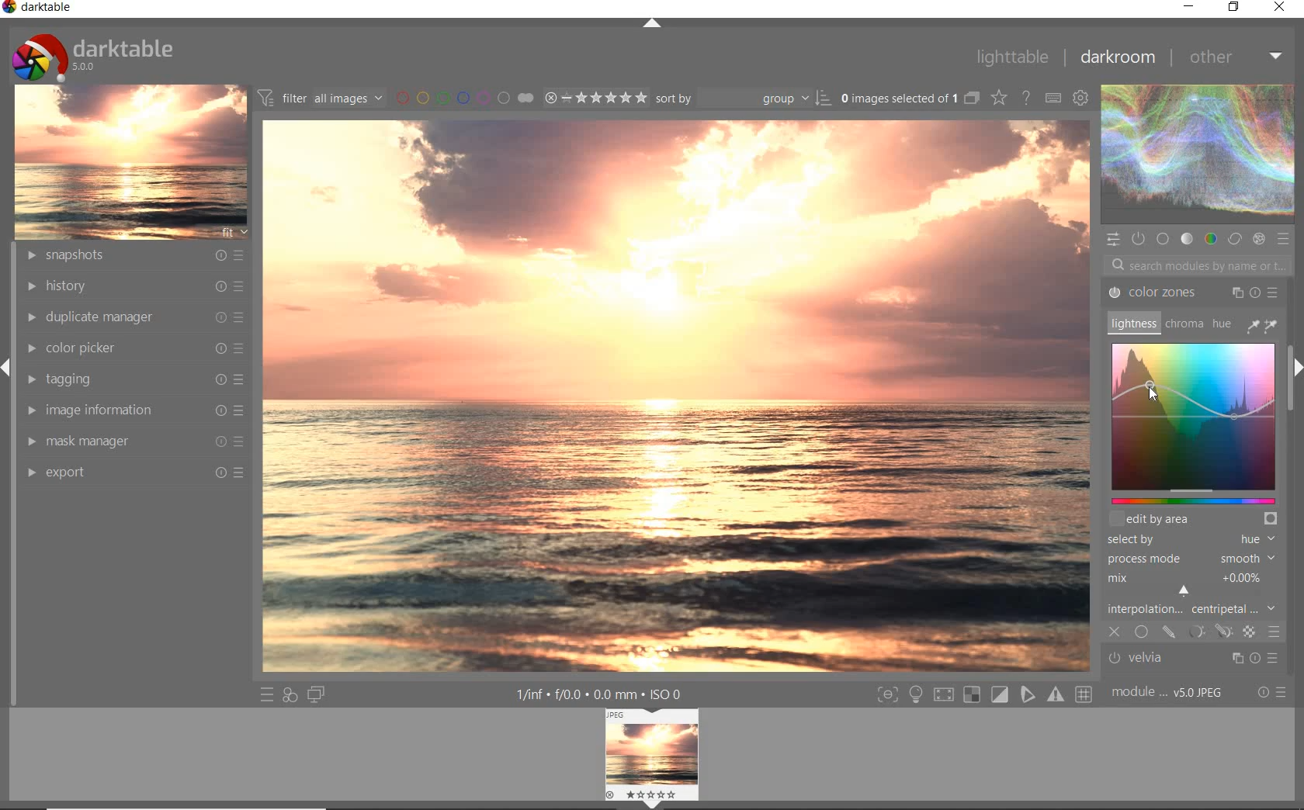 This screenshot has height=810, width=1304. Describe the element at coordinates (676, 393) in the screenshot. I see `SELECTED IMAGE` at that location.